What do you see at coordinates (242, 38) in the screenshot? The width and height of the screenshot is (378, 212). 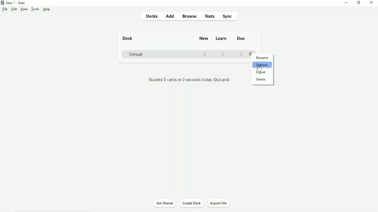 I see `Due` at bounding box center [242, 38].